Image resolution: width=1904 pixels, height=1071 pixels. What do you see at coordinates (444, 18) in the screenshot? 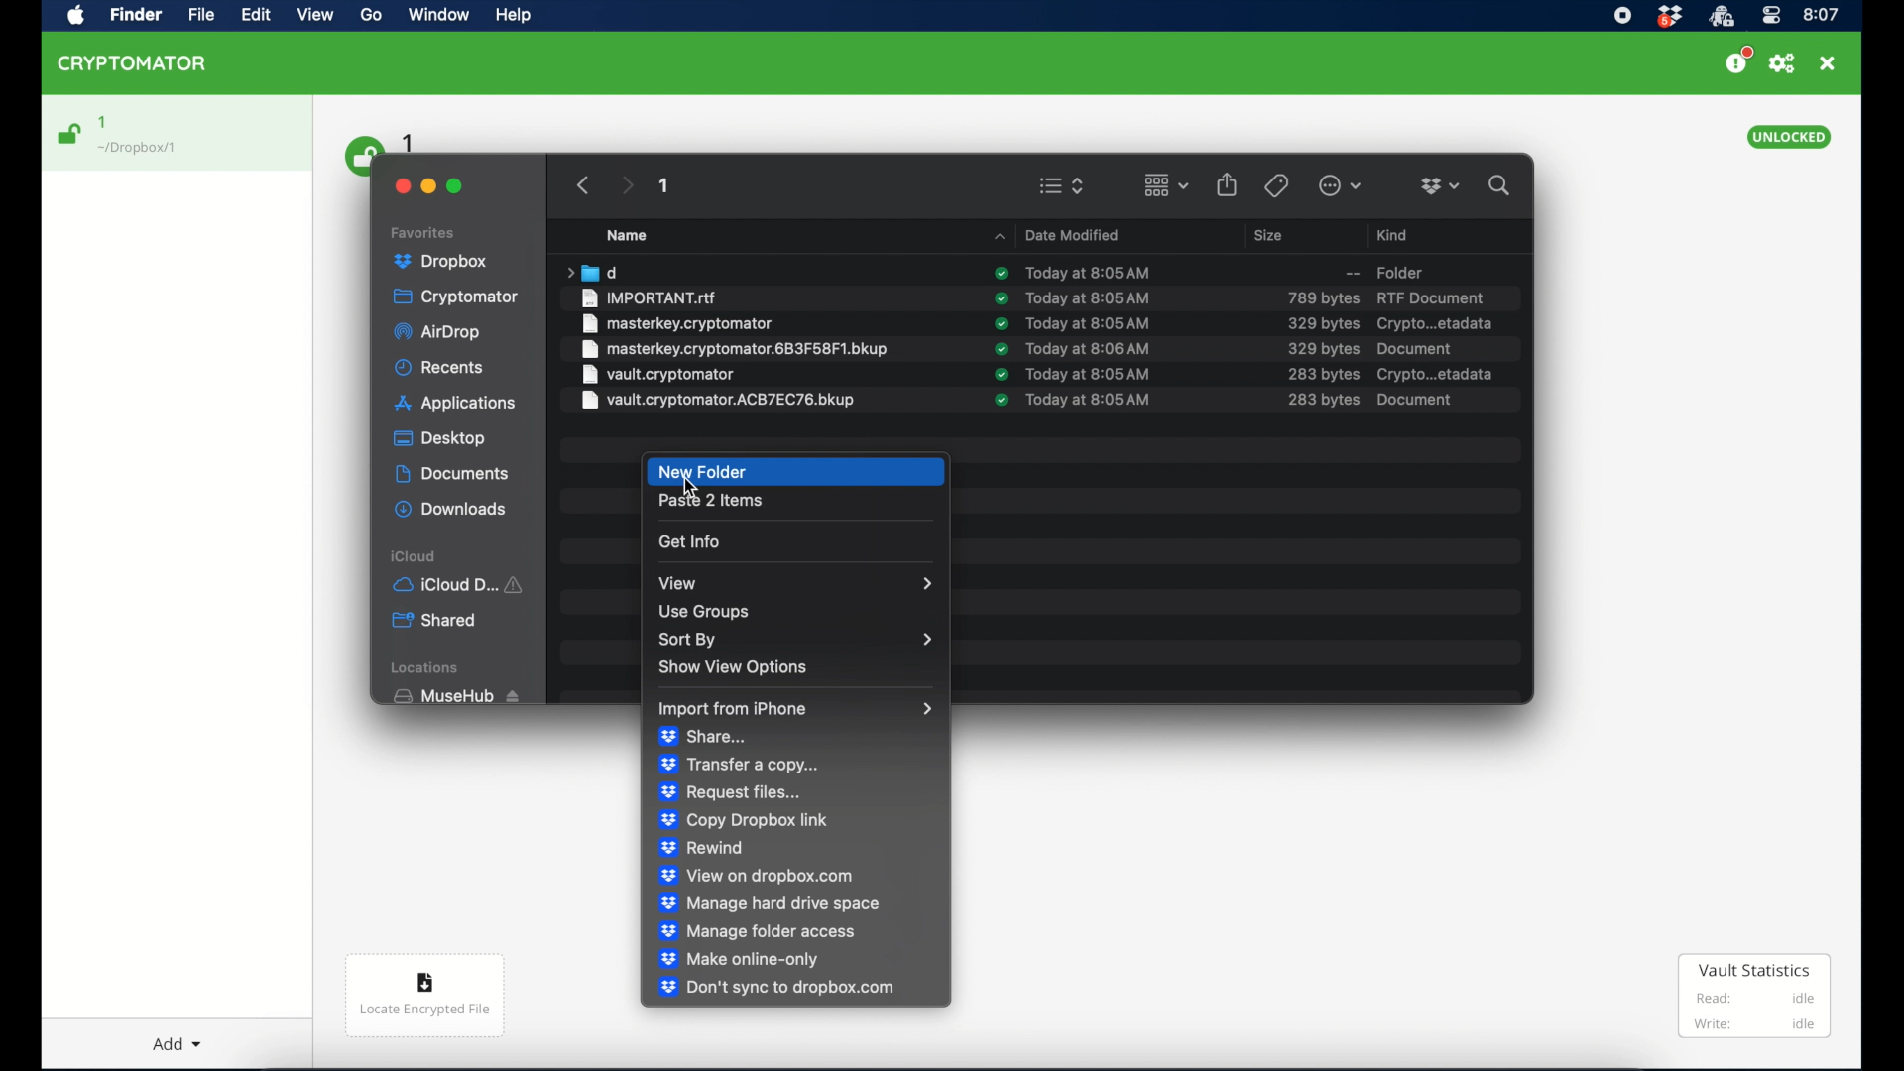
I see `Window` at bounding box center [444, 18].